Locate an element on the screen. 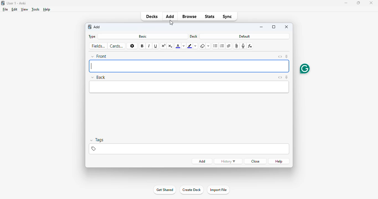  underline is located at coordinates (156, 46).